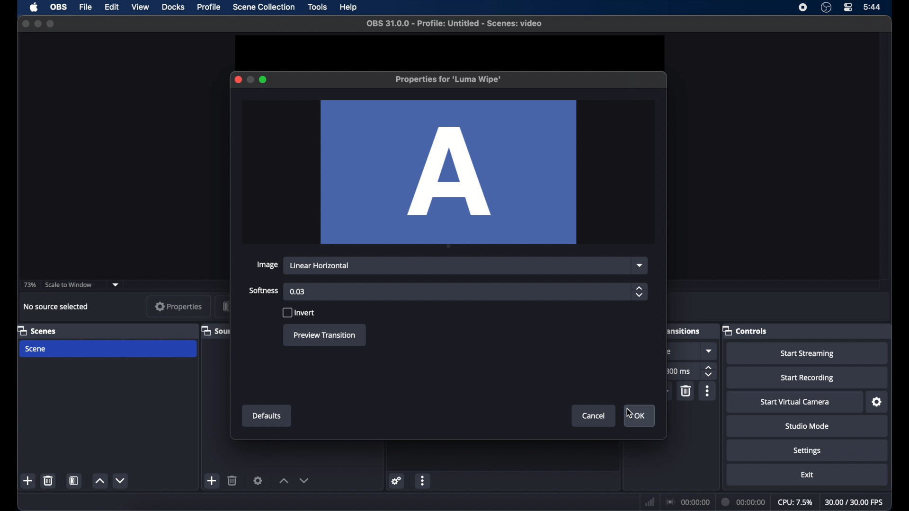 The width and height of the screenshot is (909, 511). Describe the element at coordinates (101, 481) in the screenshot. I see `increment` at that location.